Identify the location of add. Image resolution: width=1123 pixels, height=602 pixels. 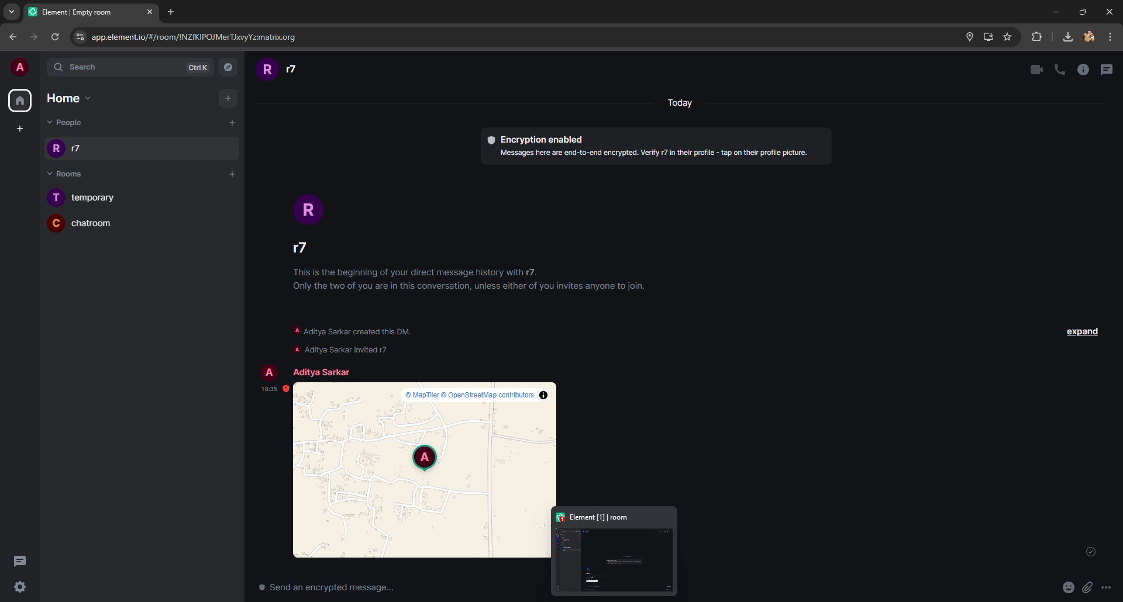
(226, 176).